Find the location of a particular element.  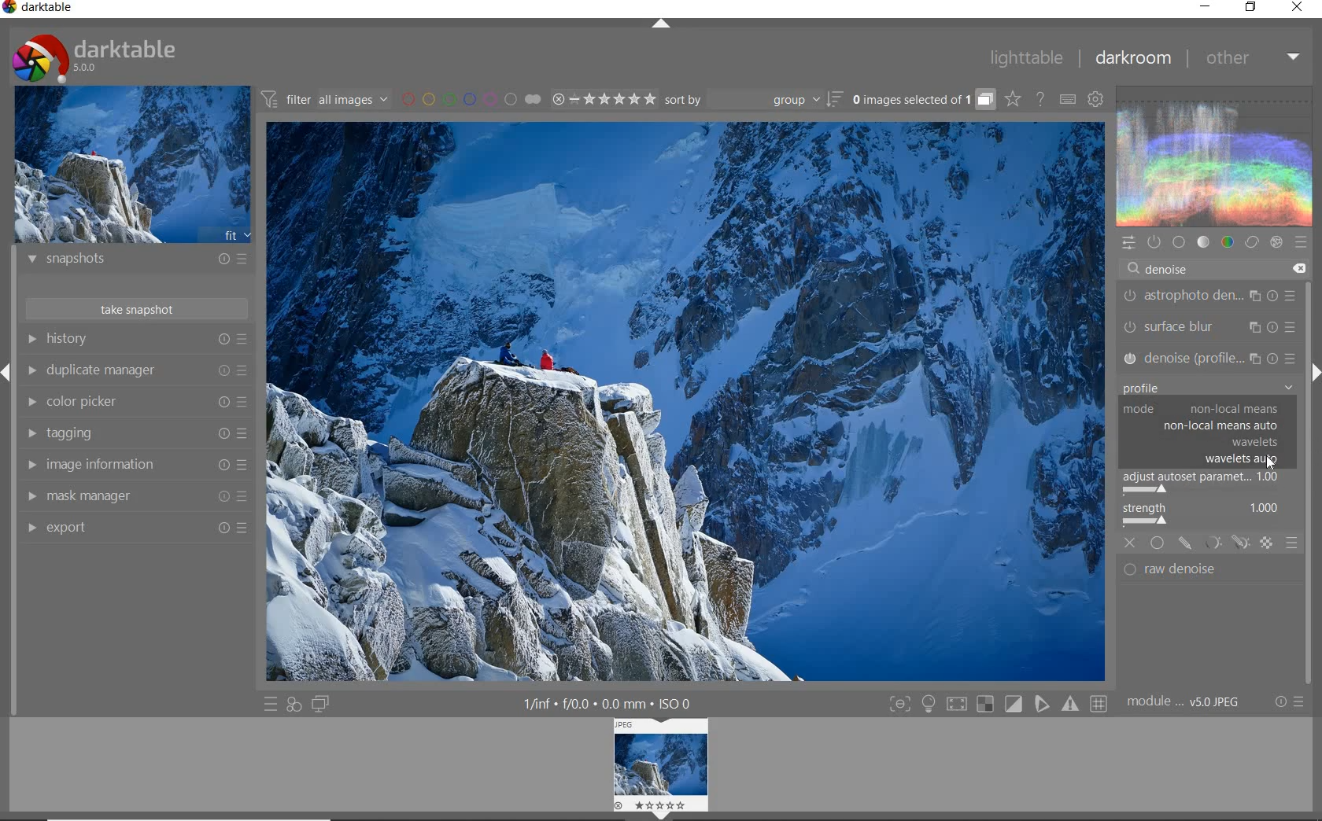

Toggle modes is located at coordinates (998, 702).